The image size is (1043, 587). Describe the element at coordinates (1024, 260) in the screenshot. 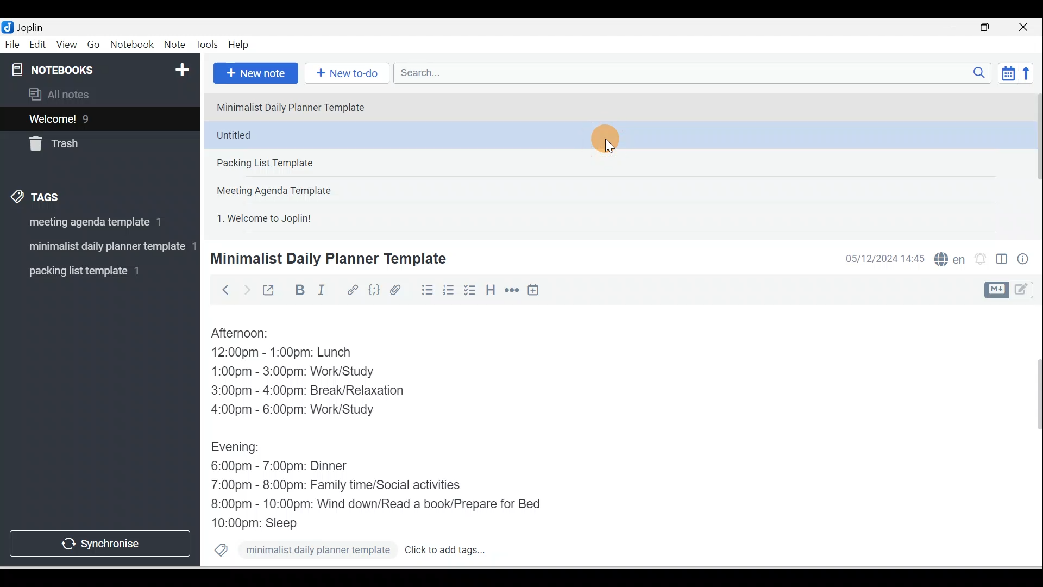

I see `Note properties` at that location.